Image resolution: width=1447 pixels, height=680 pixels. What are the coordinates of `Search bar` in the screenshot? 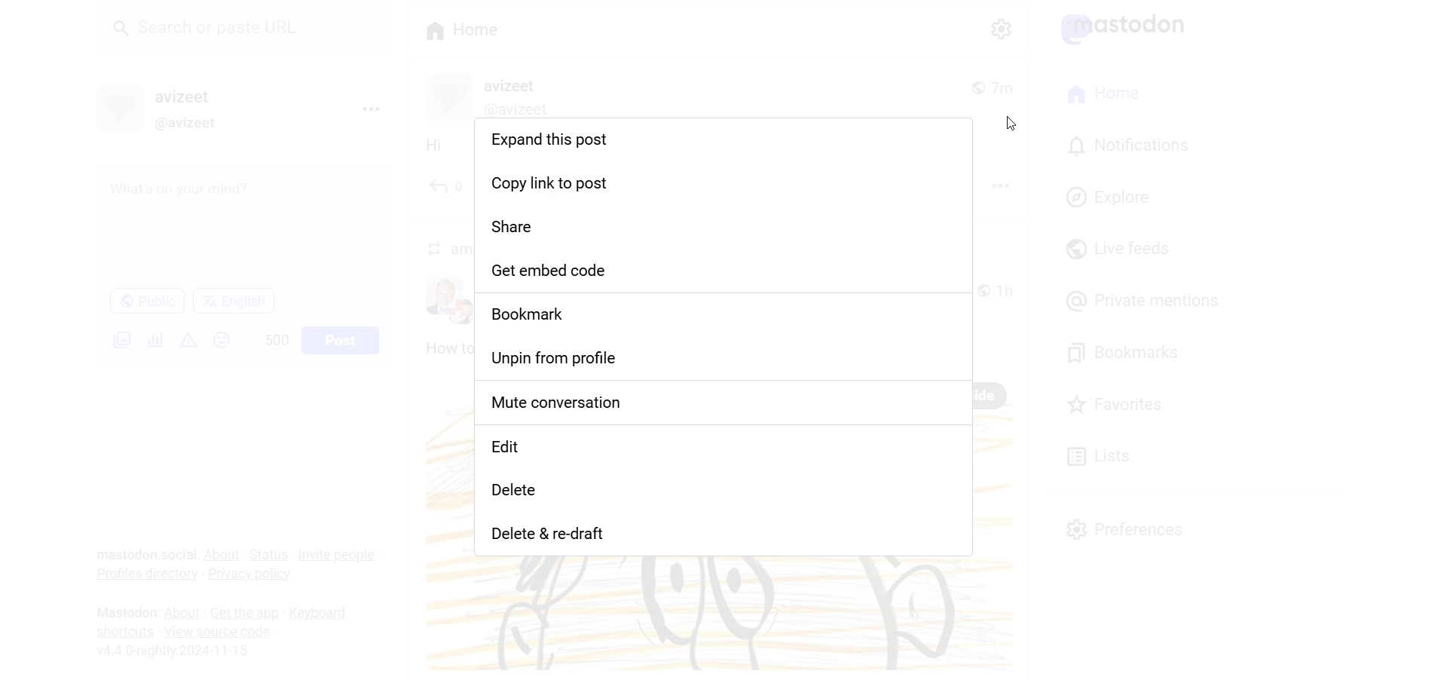 It's located at (249, 32).